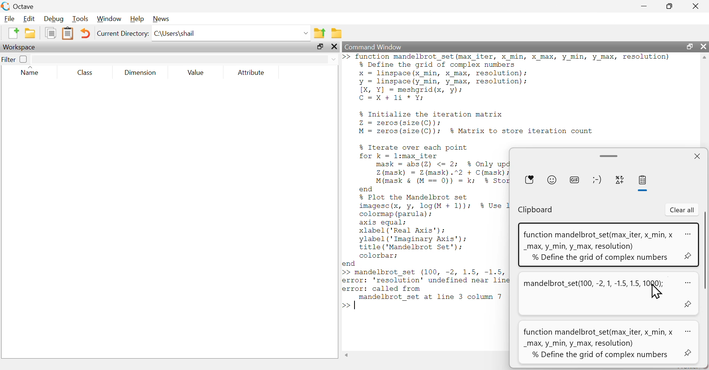 This screenshot has width=709, height=370. I want to click on Command Window, so click(497, 46).